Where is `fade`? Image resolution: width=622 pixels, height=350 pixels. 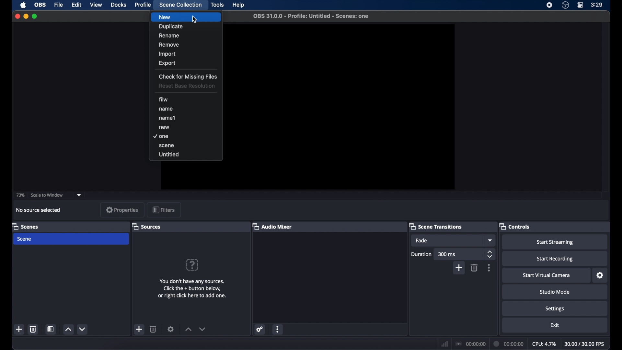
fade is located at coordinates (422, 240).